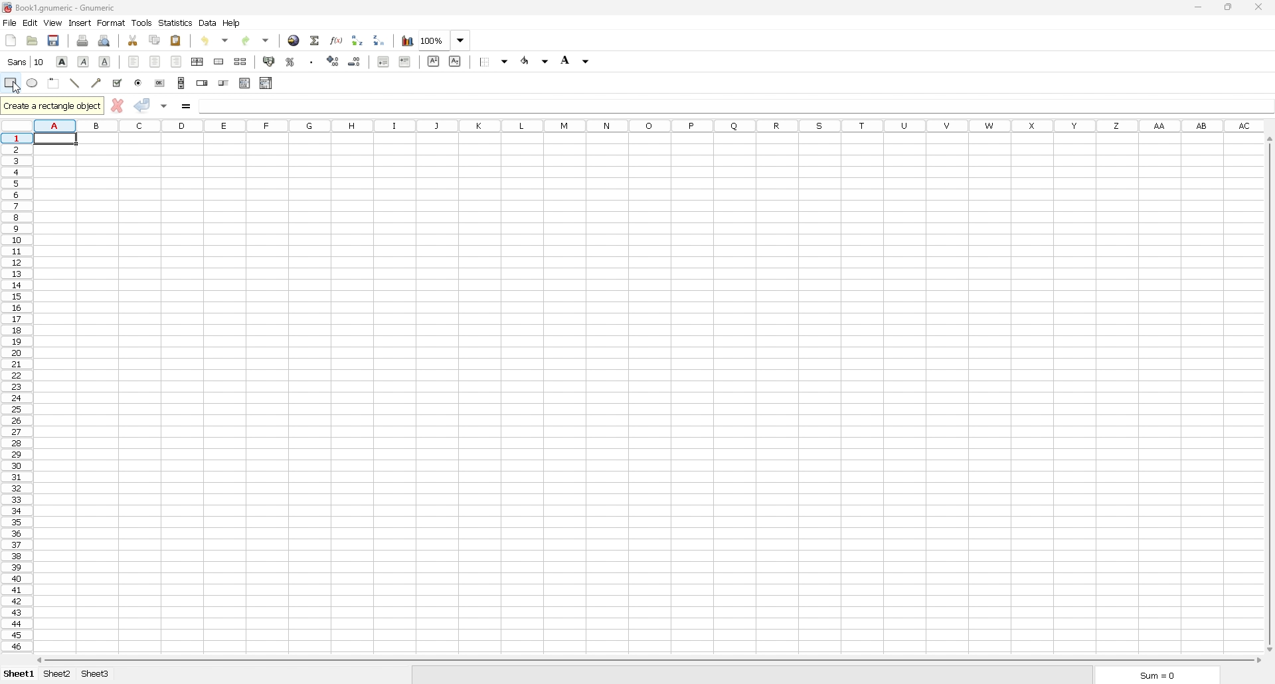 This screenshot has height=684, width=1275. Describe the element at coordinates (355, 60) in the screenshot. I see `decrease decimal` at that location.